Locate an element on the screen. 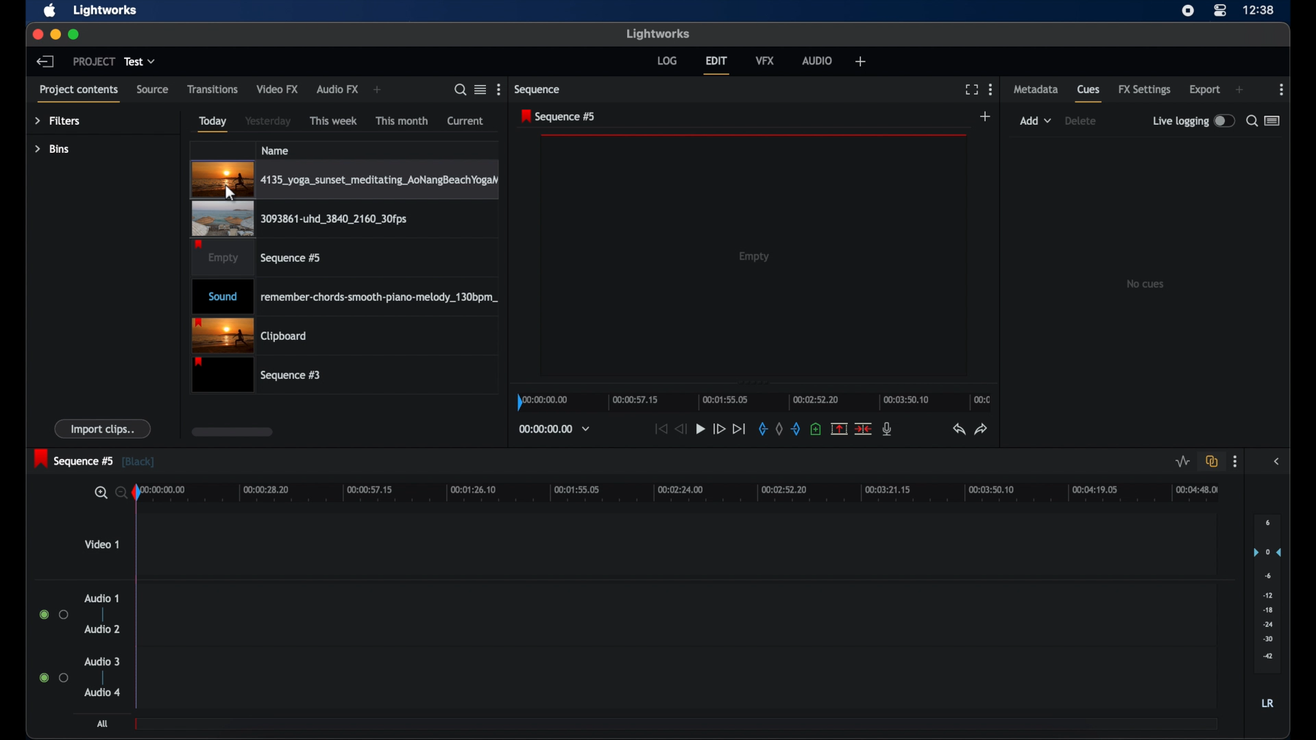 This screenshot has width=1316, height=740. rewind is located at coordinates (681, 429).